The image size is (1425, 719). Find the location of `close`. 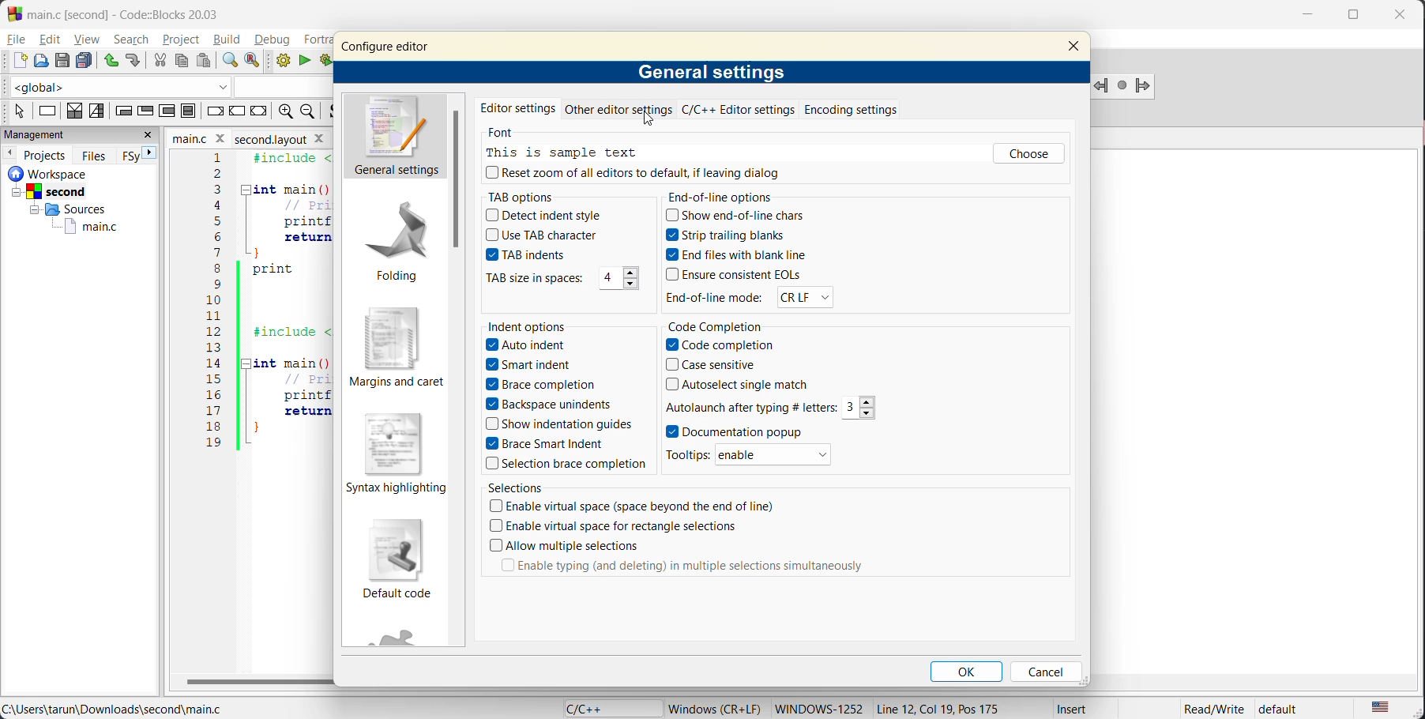

close is located at coordinates (1077, 47).